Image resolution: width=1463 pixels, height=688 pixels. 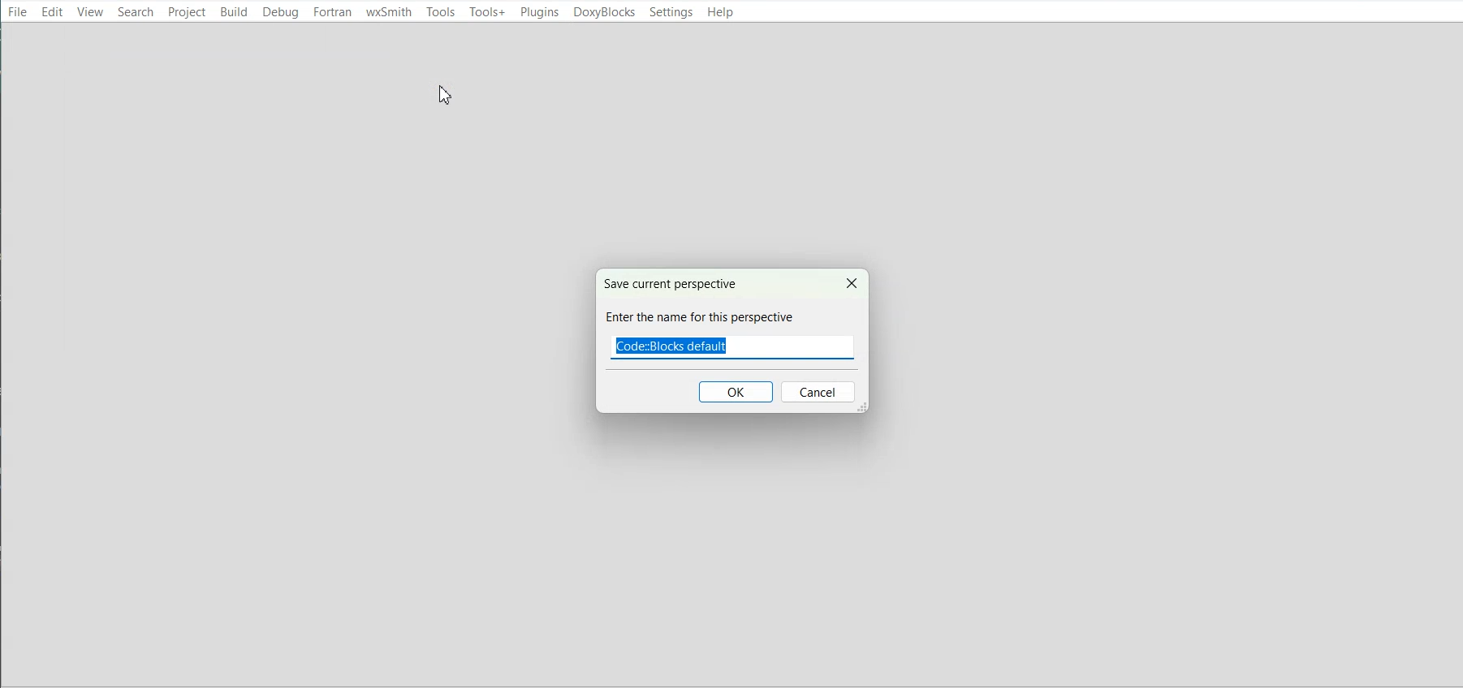 What do you see at coordinates (819, 393) in the screenshot?
I see `Cancel` at bounding box center [819, 393].